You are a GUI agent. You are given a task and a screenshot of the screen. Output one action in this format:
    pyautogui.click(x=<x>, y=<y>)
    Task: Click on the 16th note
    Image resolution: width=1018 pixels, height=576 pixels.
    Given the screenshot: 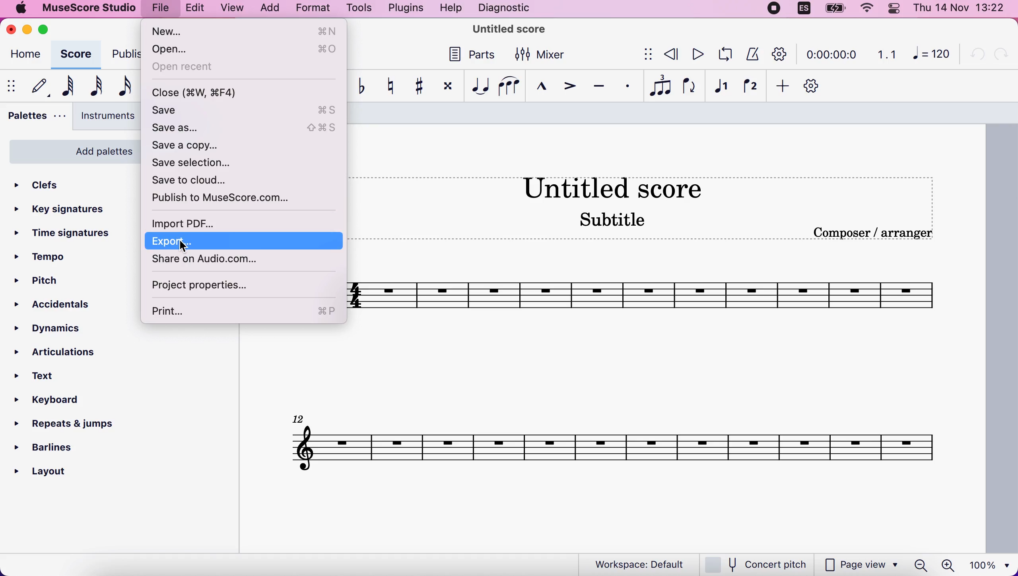 What is the action you would take?
    pyautogui.click(x=122, y=87)
    